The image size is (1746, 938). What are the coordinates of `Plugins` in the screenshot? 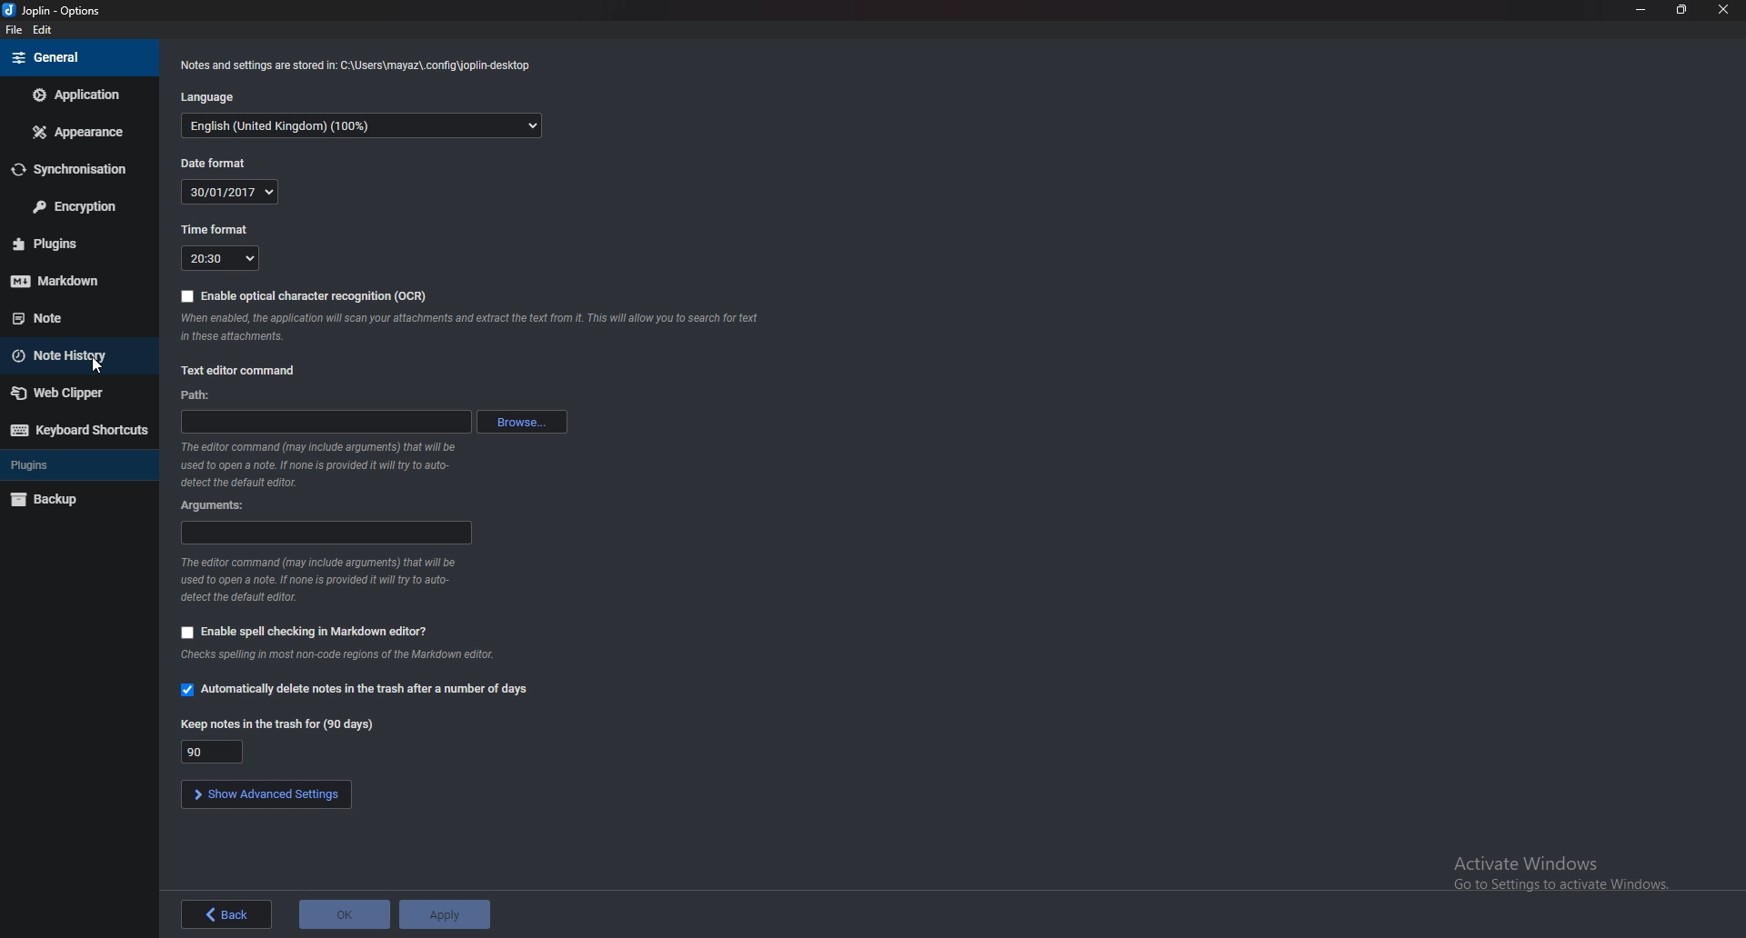 It's located at (73, 464).